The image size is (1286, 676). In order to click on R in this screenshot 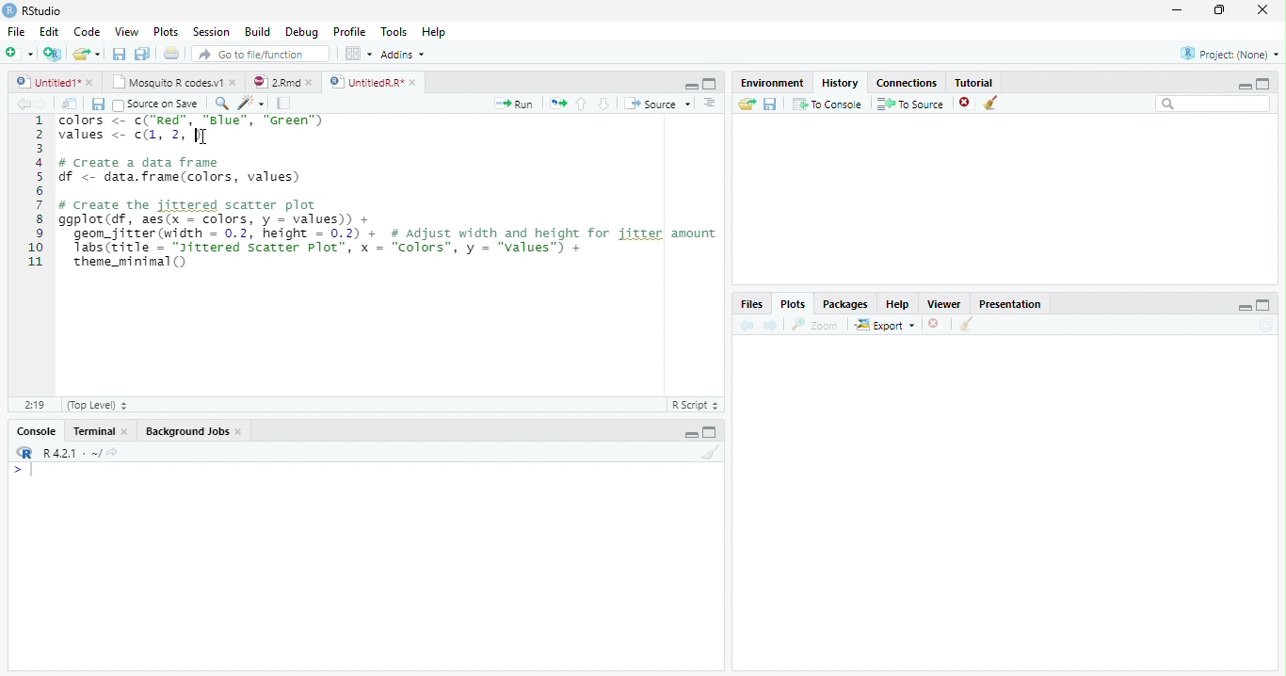, I will do `click(24, 453)`.